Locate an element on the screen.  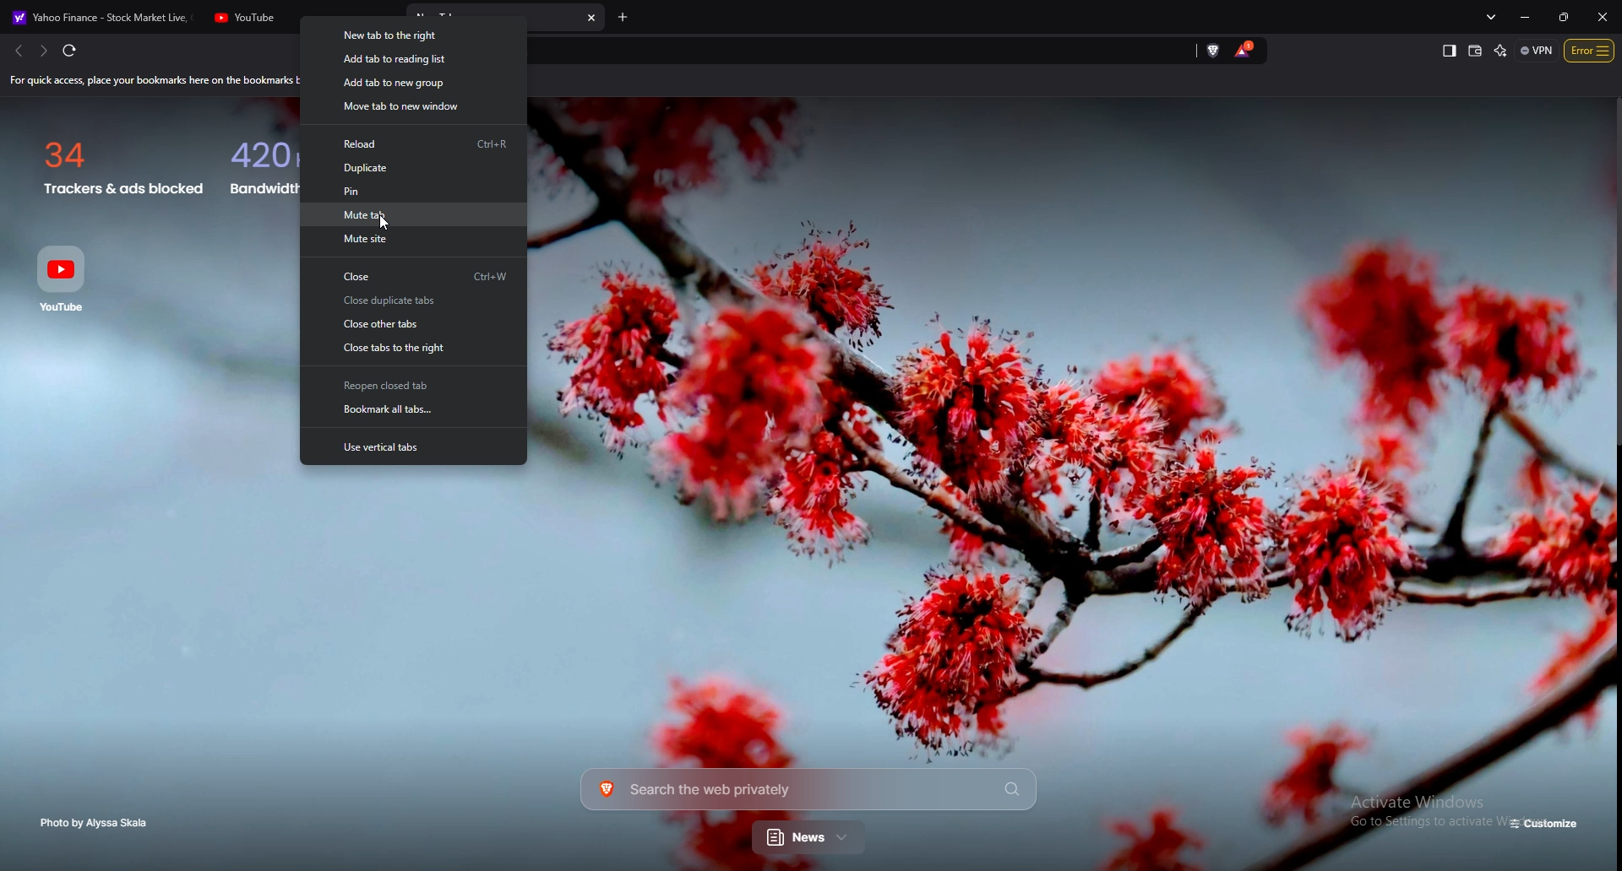
resize is located at coordinates (1562, 16).